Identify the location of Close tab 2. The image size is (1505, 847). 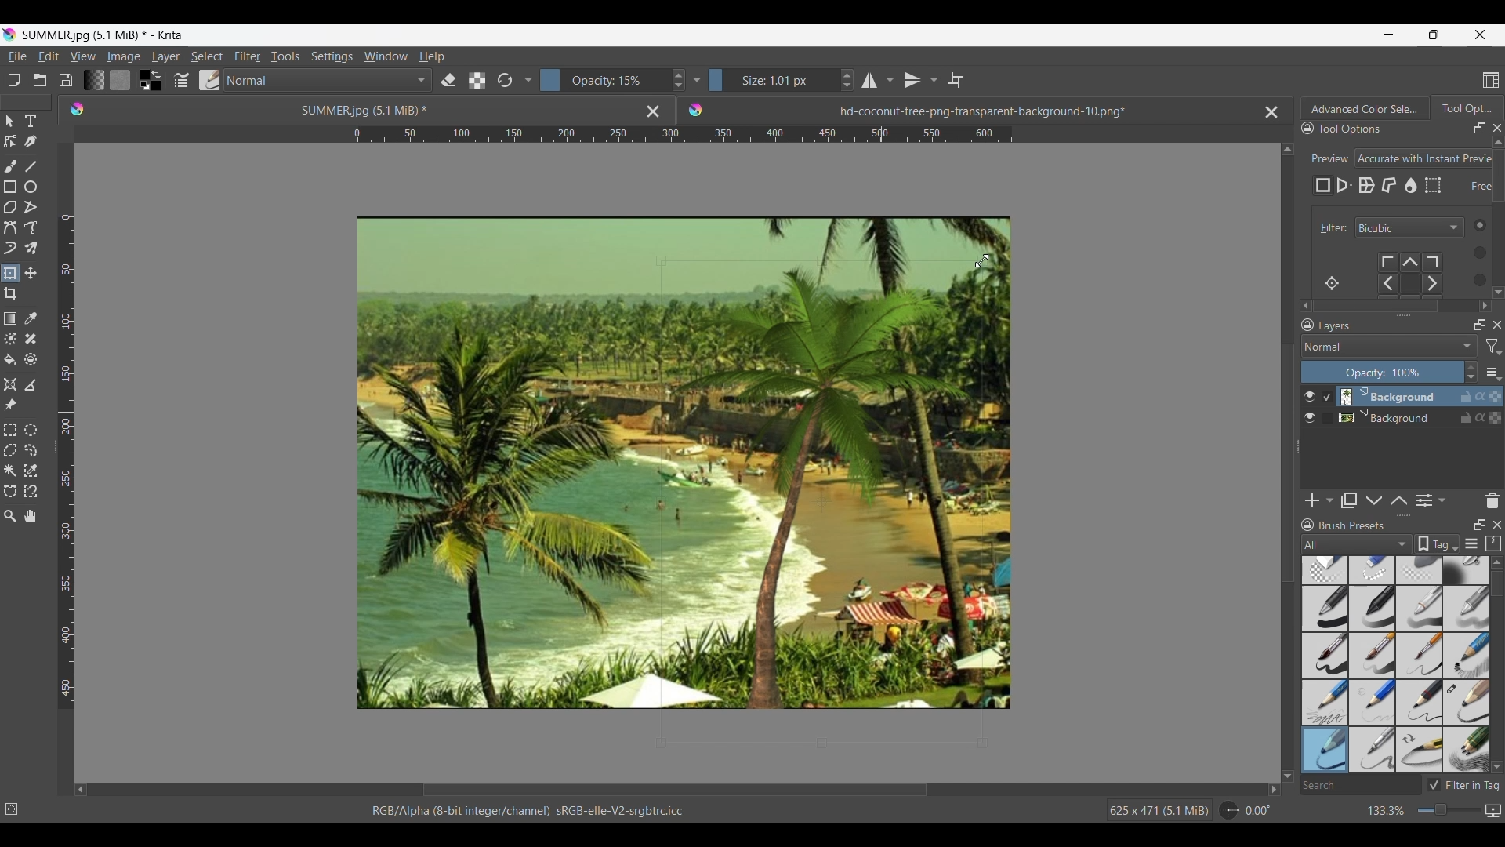
(1271, 112).